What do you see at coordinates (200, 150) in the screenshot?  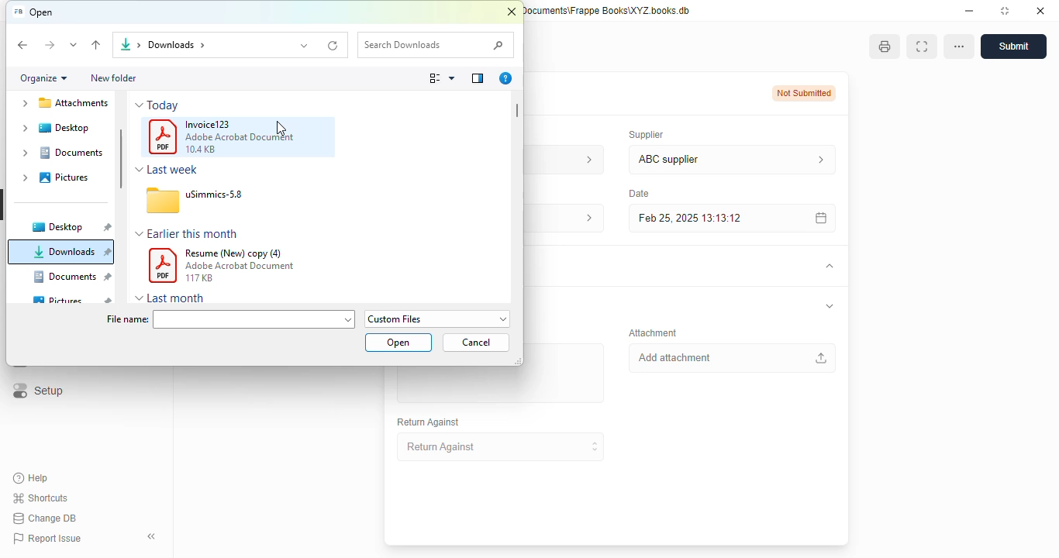 I see `10.4 KB` at bounding box center [200, 150].